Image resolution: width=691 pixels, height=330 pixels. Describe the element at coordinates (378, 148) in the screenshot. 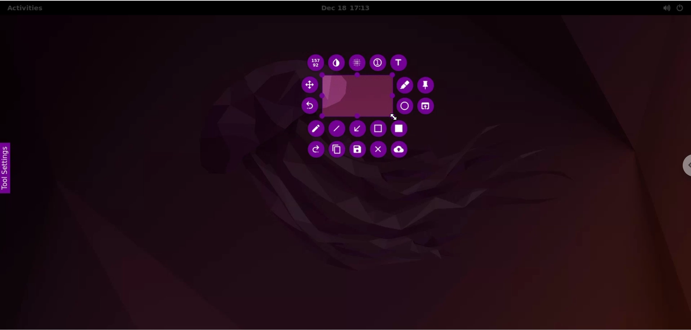

I see `leave` at that location.